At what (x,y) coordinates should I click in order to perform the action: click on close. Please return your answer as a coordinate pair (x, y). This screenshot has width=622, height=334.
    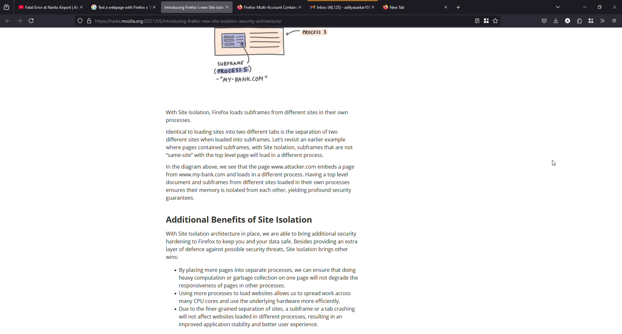
    Looking at the image, I should click on (373, 7).